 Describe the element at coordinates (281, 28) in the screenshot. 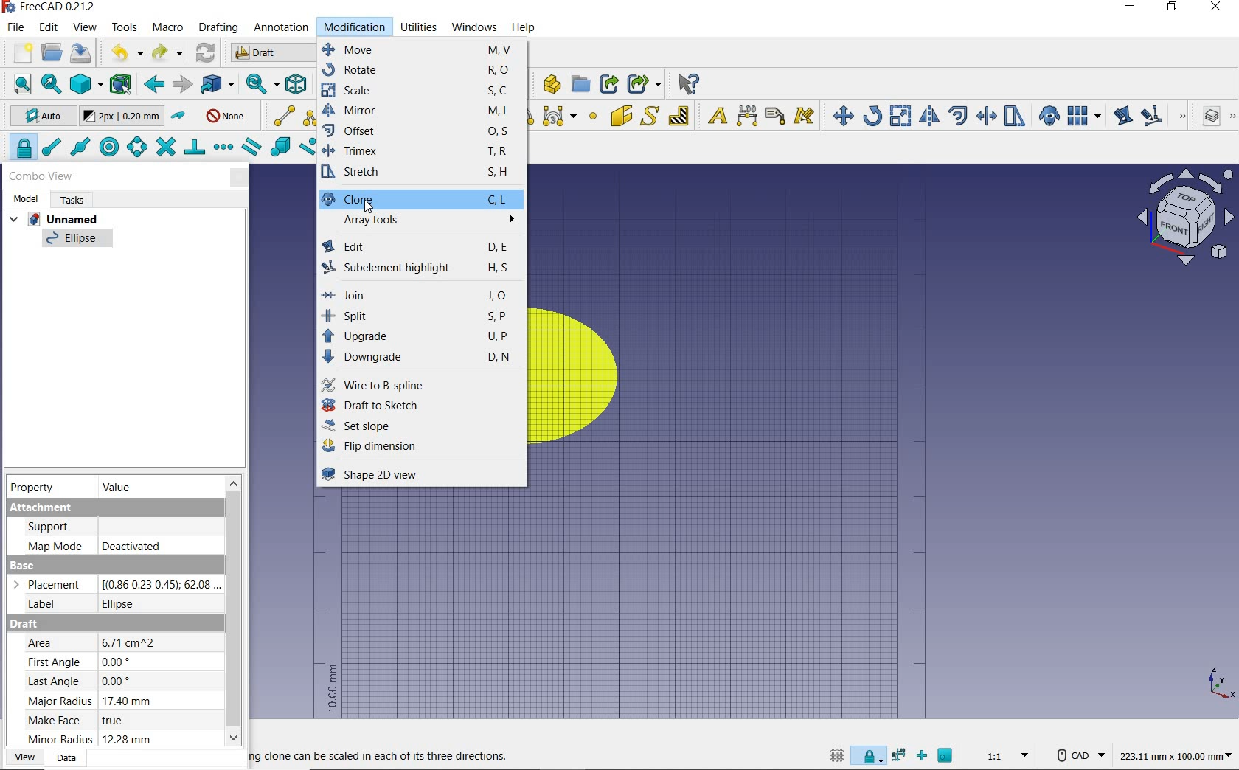

I see `annotation` at that location.